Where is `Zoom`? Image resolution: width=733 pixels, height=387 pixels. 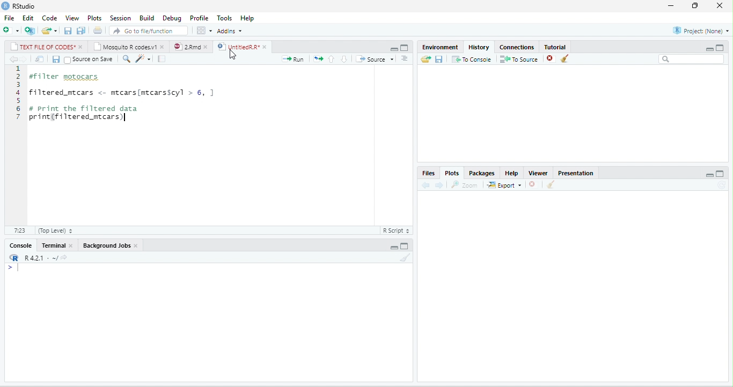 Zoom is located at coordinates (464, 185).